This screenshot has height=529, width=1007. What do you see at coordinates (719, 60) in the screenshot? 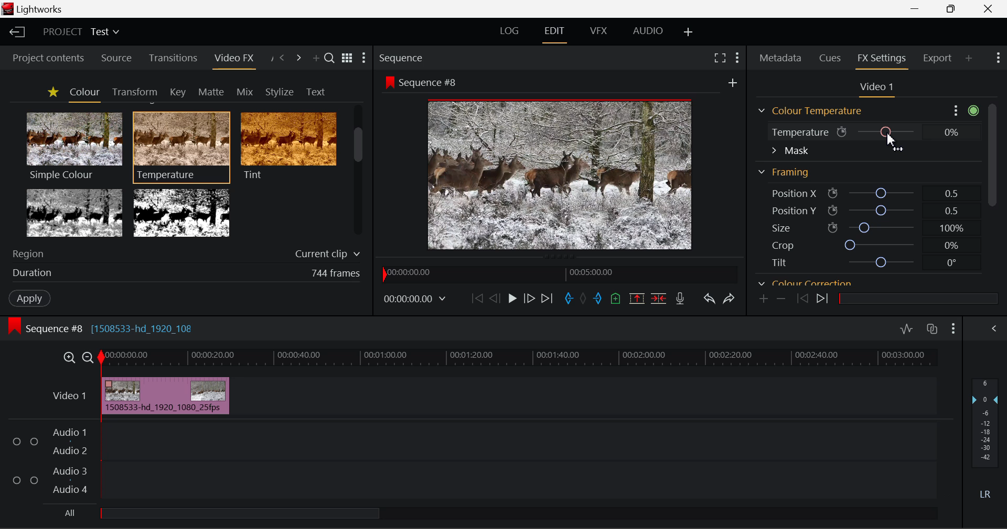
I see `Full Screen` at bounding box center [719, 60].